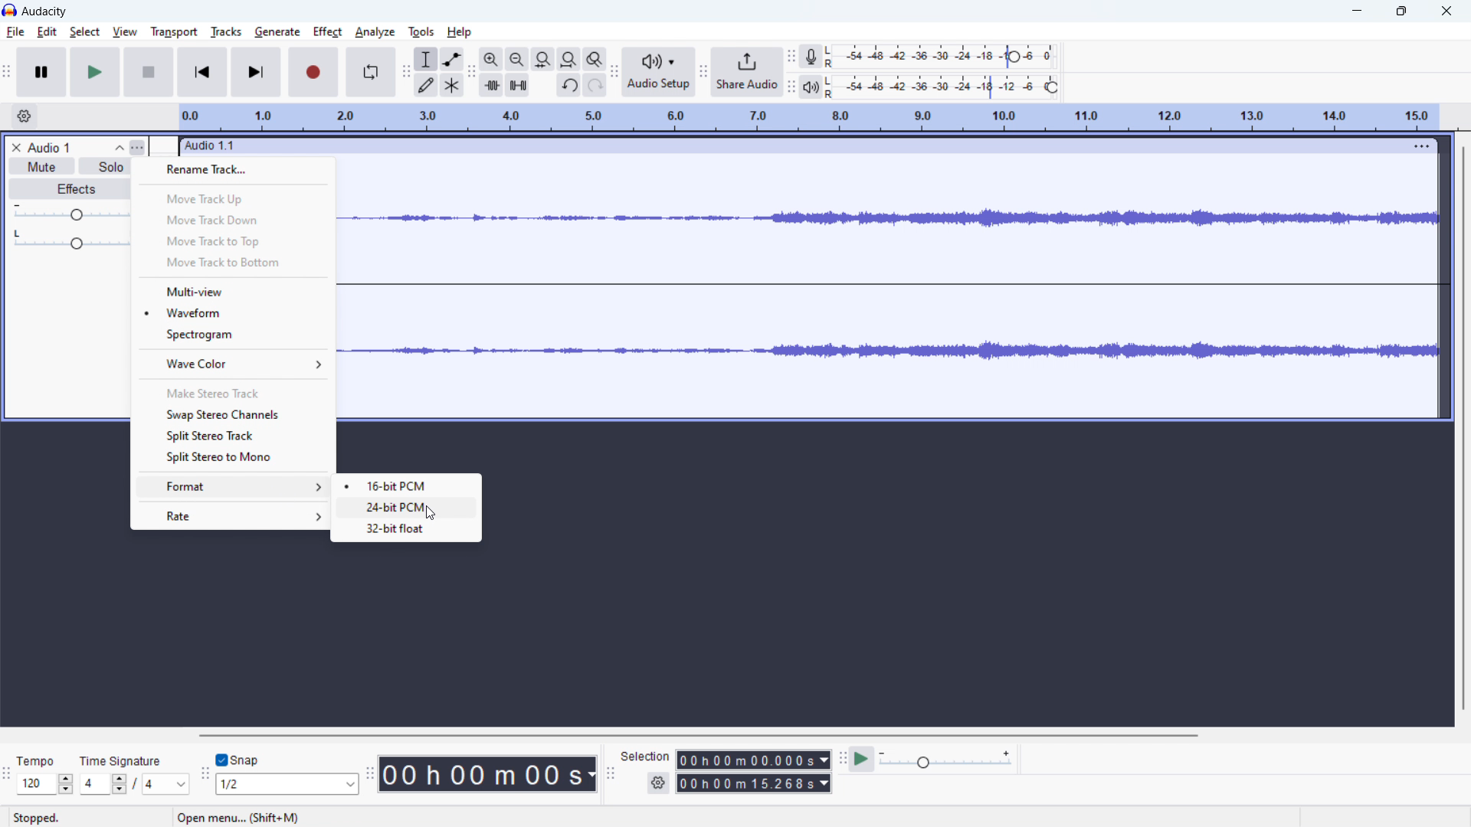  Describe the element at coordinates (1419, 145) in the screenshot. I see `view menu` at that location.